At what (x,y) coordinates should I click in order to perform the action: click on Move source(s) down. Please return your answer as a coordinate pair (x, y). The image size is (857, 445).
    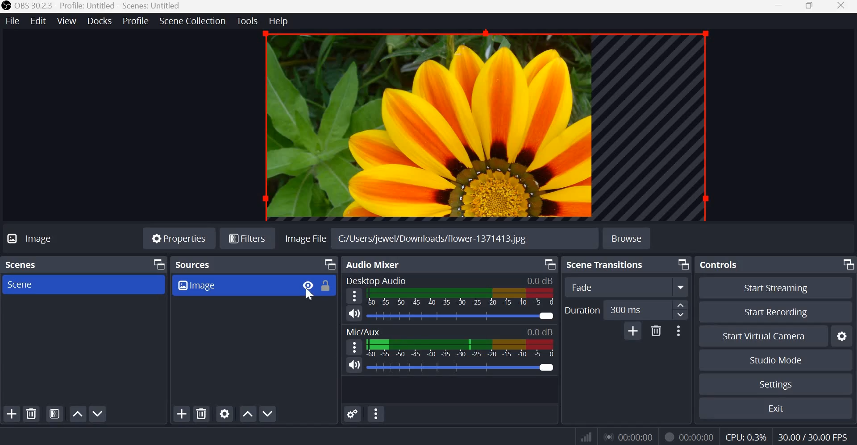
    Looking at the image, I should click on (267, 413).